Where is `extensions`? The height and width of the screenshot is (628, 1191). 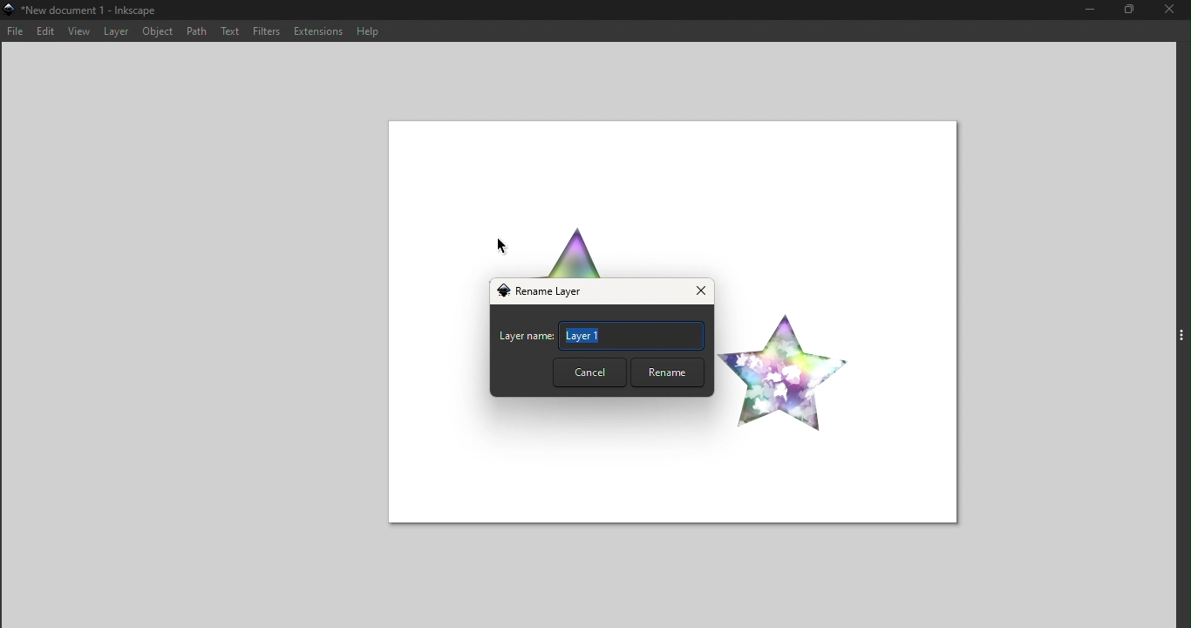
extensions is located at coordinates (316, 31).